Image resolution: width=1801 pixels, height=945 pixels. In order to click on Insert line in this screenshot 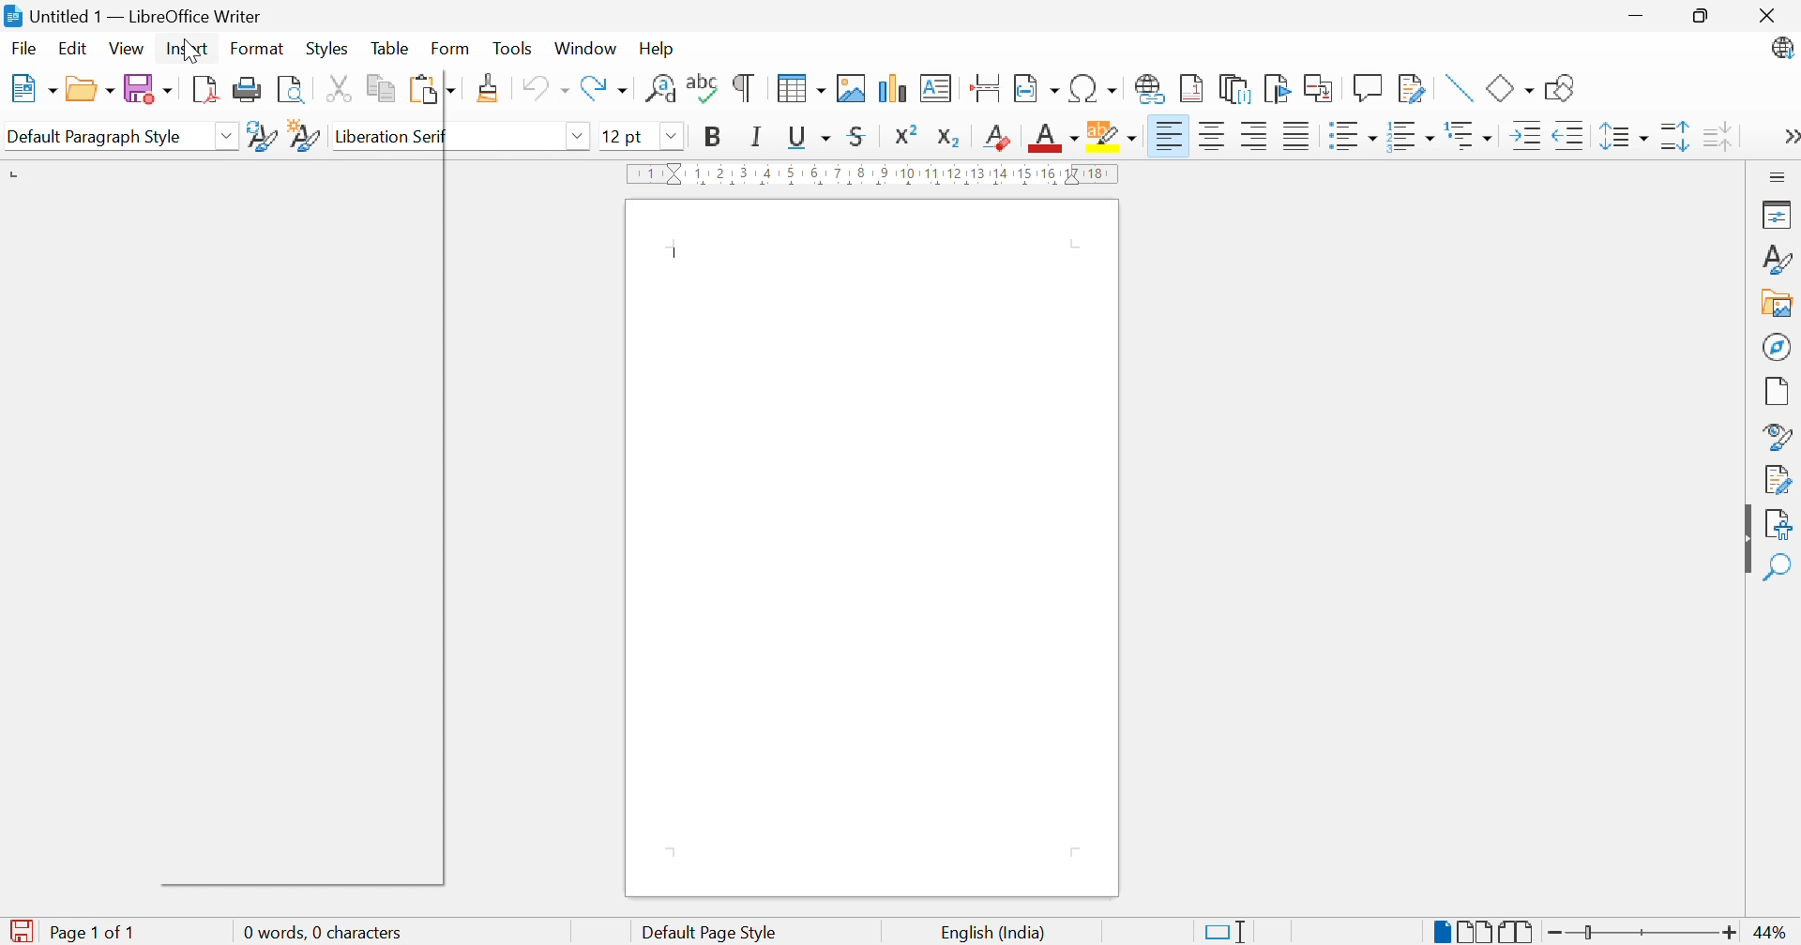, I will do `click(1456, 88)`.